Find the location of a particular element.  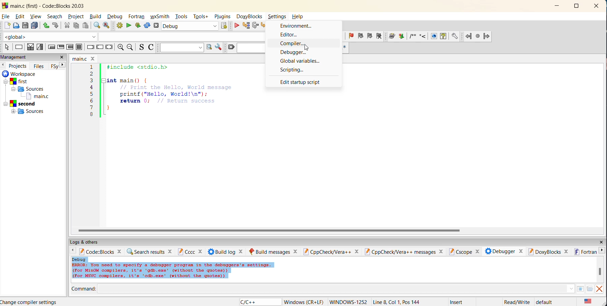

view is located at coordinates (35, 16).